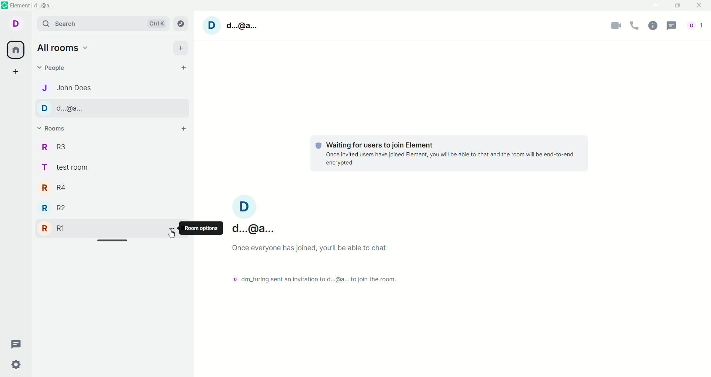 The height and width of the screenshot is (377, 711). What do you see at coordinates (617, 27) in the screenshot?
I see `video call` at bounding box center [617, 27].